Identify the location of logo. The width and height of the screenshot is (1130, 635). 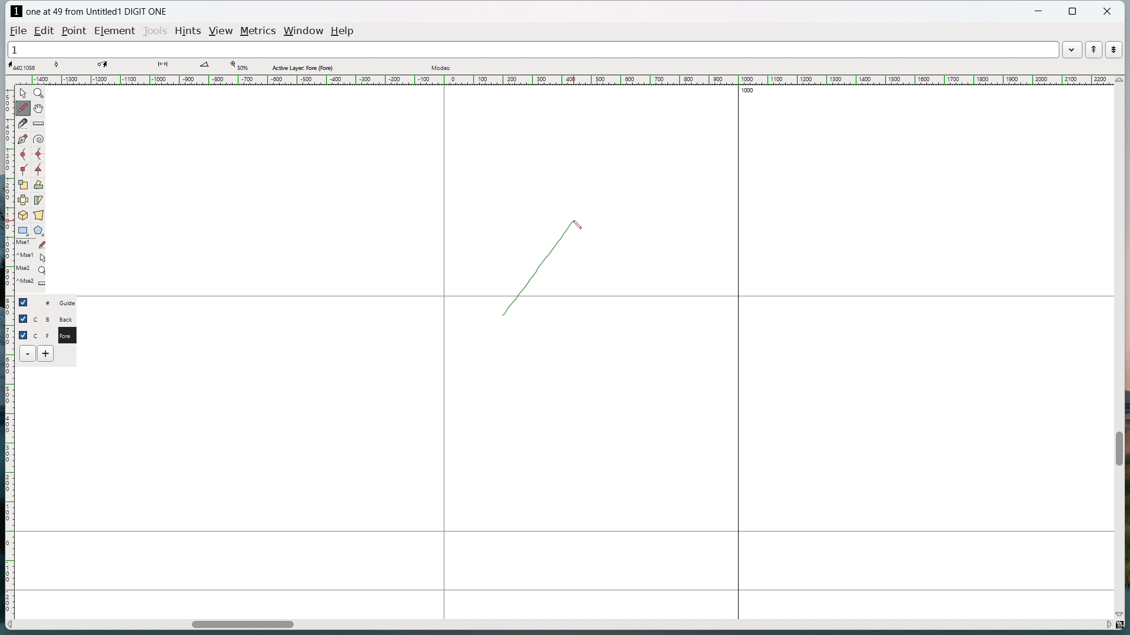
(16, 11).